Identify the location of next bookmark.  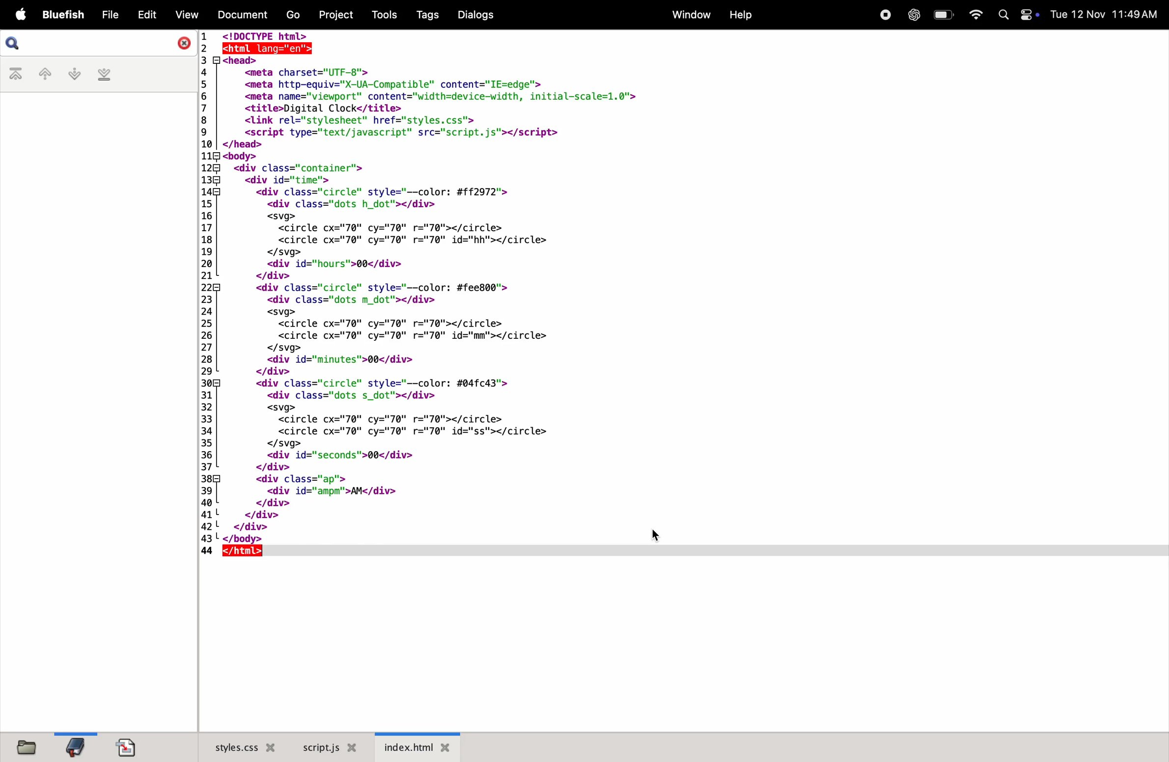
(73, 73).